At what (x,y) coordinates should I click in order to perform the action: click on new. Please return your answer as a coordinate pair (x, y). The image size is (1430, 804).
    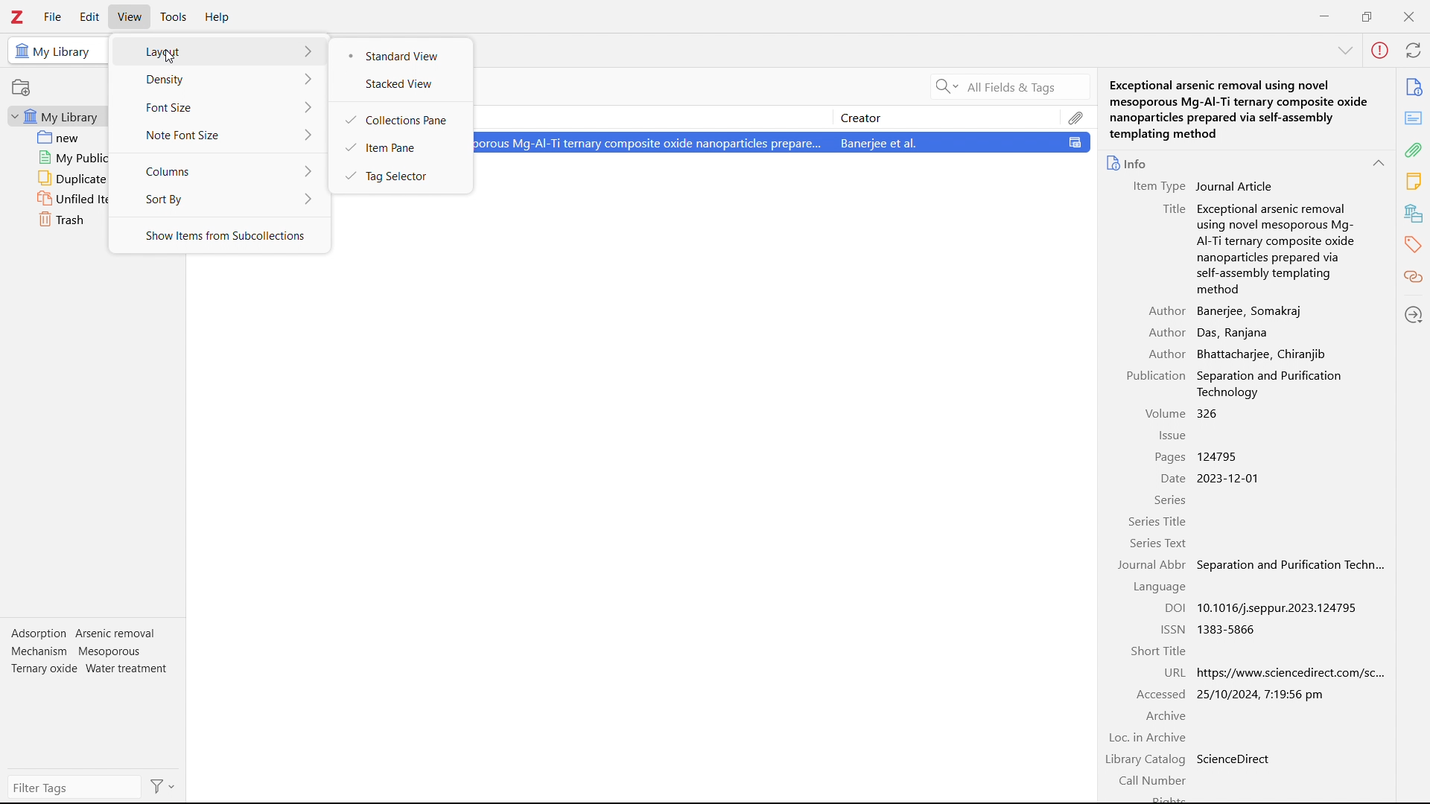
    Looking at the image, I should click on (54, 138).